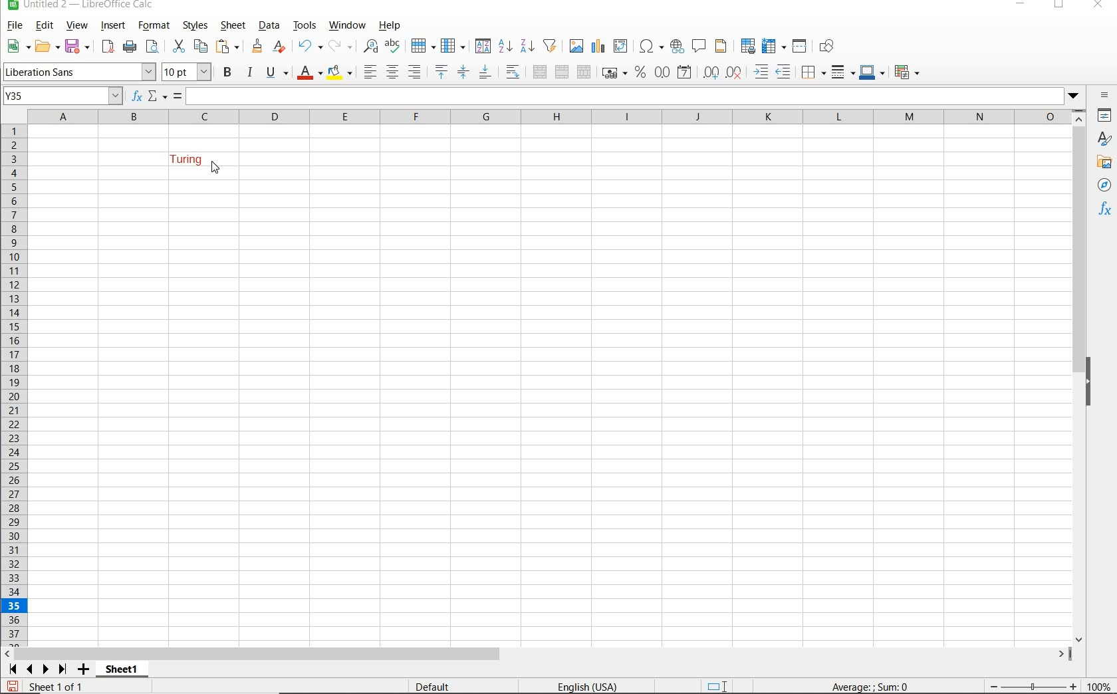  Describe the element at coordinates (721, 47) in the screenshot. I see `HEADERS AND FOOTERS` at that location.